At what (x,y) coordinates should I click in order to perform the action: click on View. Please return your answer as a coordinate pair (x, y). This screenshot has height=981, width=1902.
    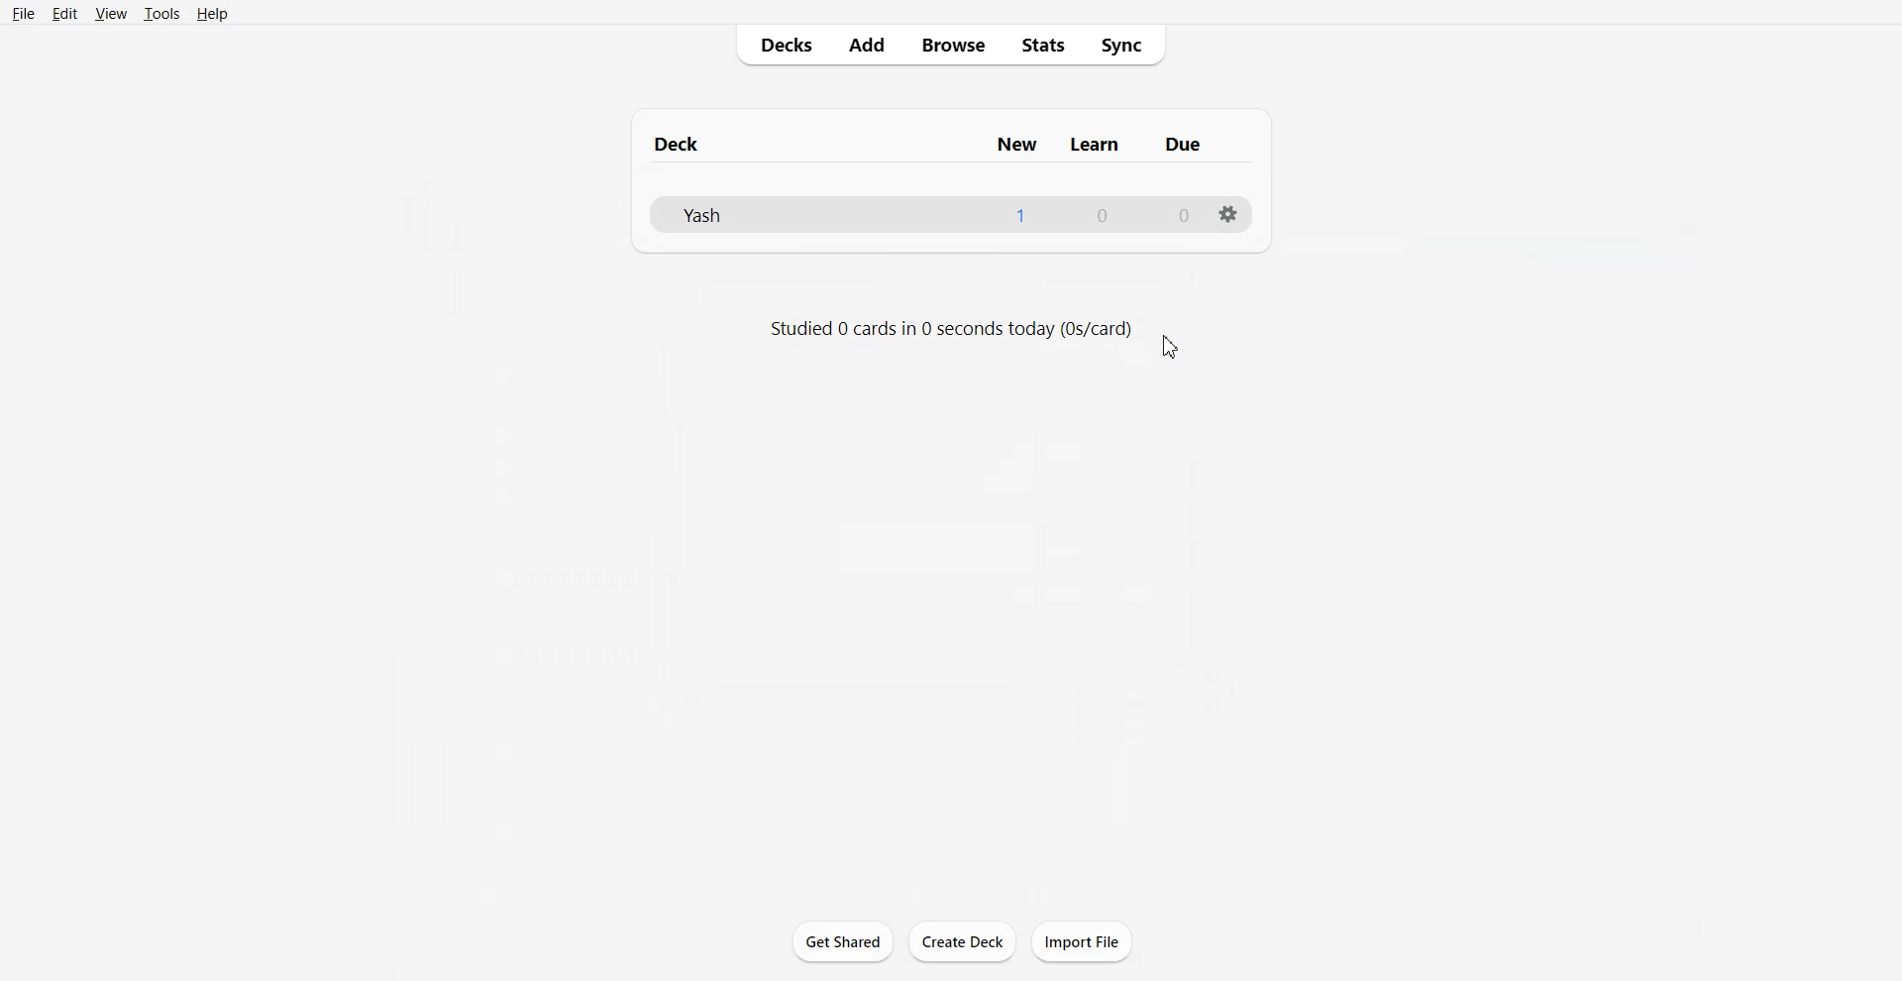
    Looking at the image, I should click on (111, 13).